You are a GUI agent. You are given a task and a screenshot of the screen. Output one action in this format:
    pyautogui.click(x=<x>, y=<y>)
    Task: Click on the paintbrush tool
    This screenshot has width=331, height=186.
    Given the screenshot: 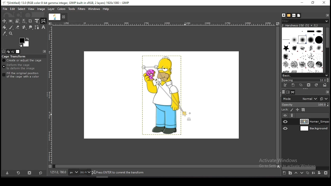 What is the action you would take?
    pyautogui.click(x=11, y=27)
    